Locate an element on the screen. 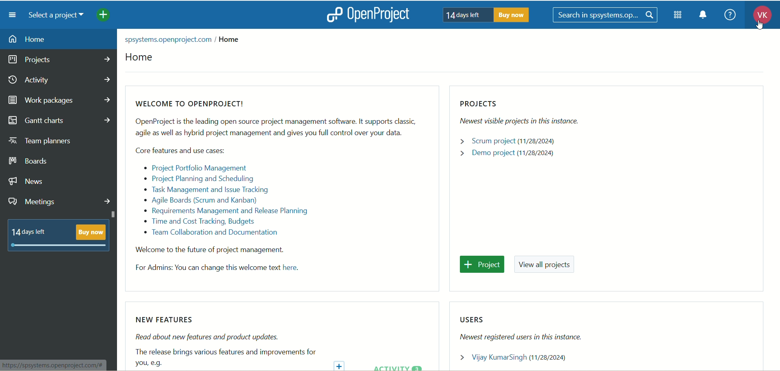 The width and height of the screenshot is (780, 371). modules is located at coordinates (678, 17).